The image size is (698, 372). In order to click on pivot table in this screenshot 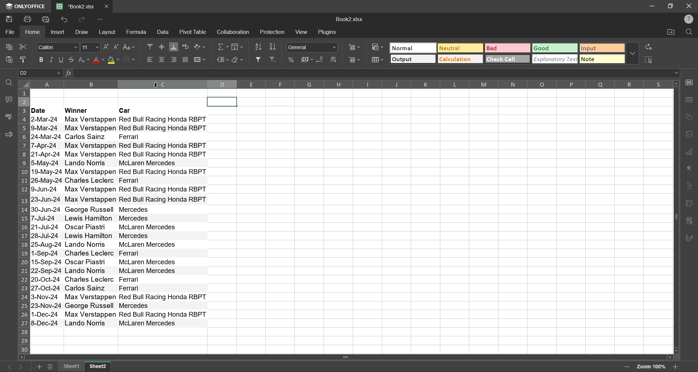, I will do `click(194, 32)`.